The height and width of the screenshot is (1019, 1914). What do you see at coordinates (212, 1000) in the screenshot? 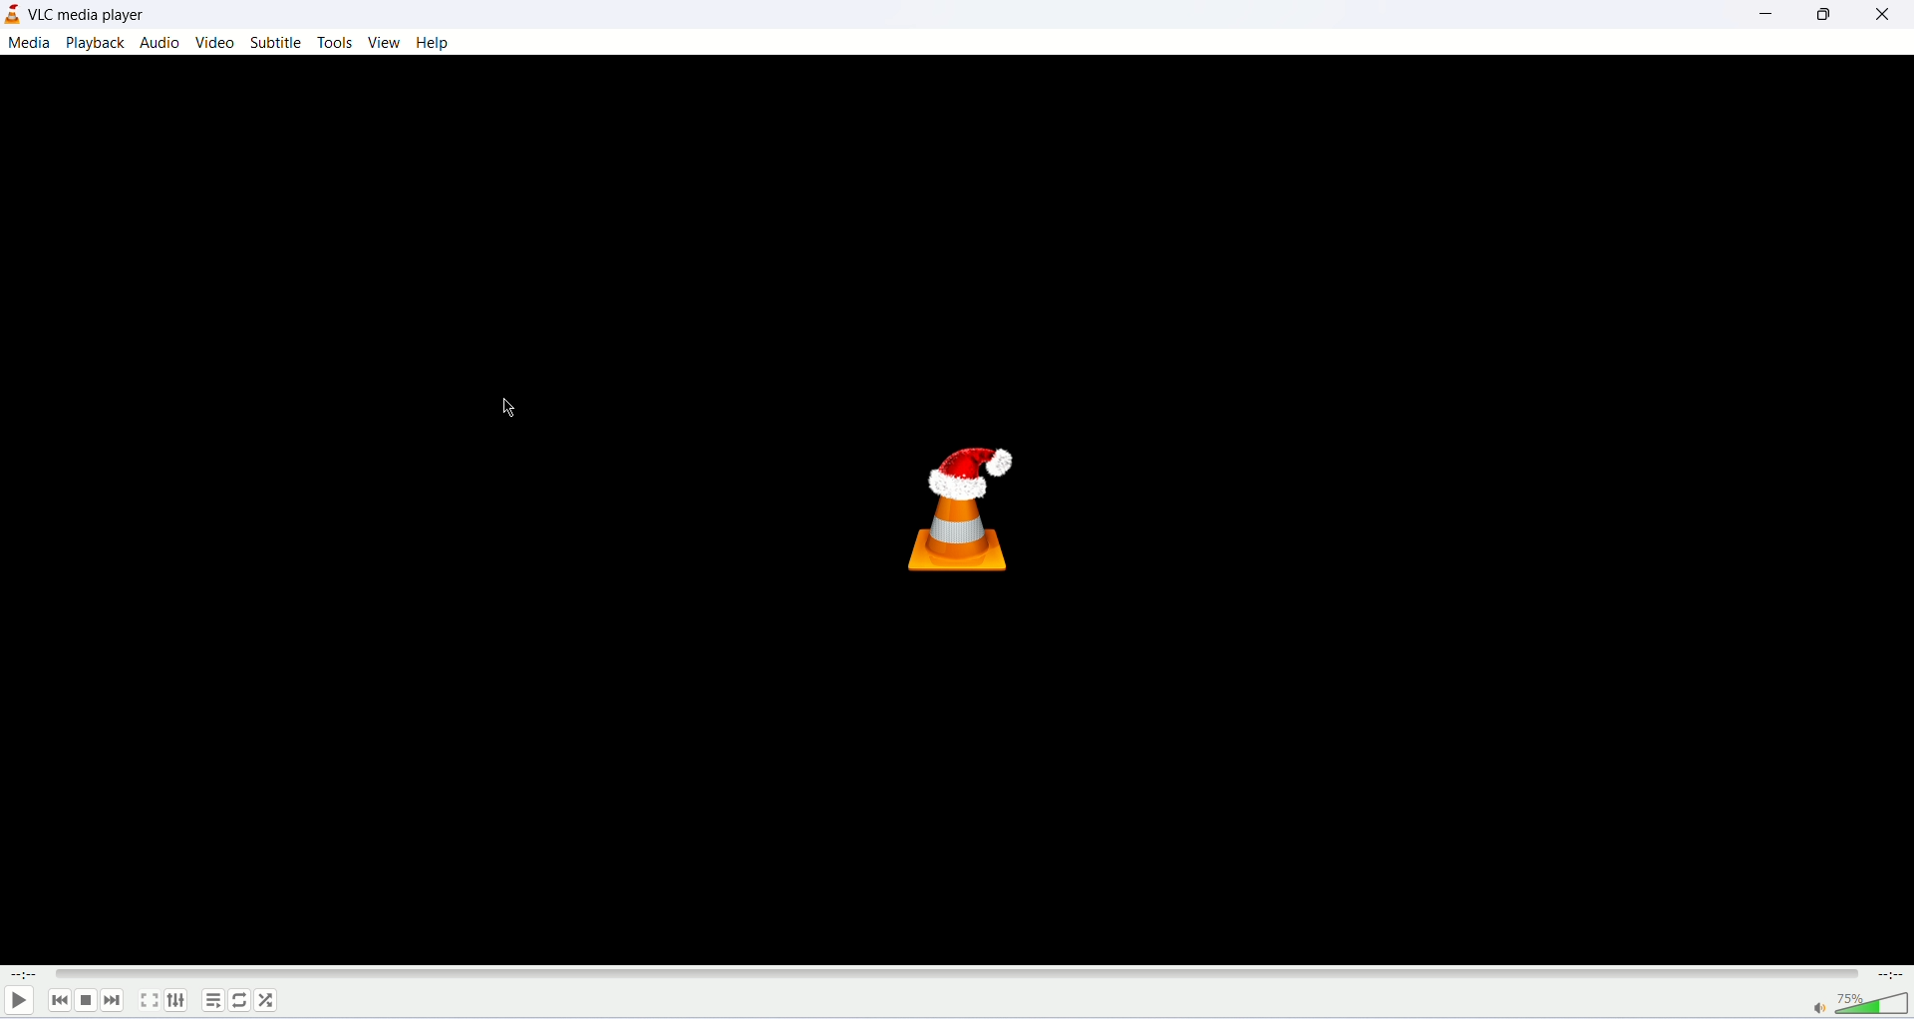
I see `playlist` at bounding box center [212, 1000].